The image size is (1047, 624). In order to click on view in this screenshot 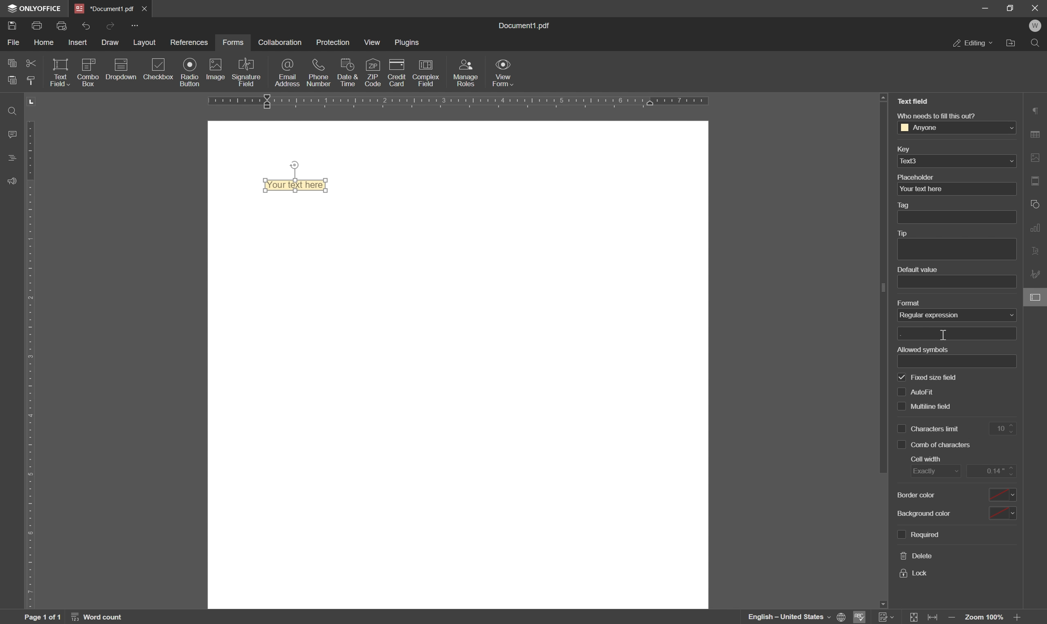, I will do `click(372, 43)`.